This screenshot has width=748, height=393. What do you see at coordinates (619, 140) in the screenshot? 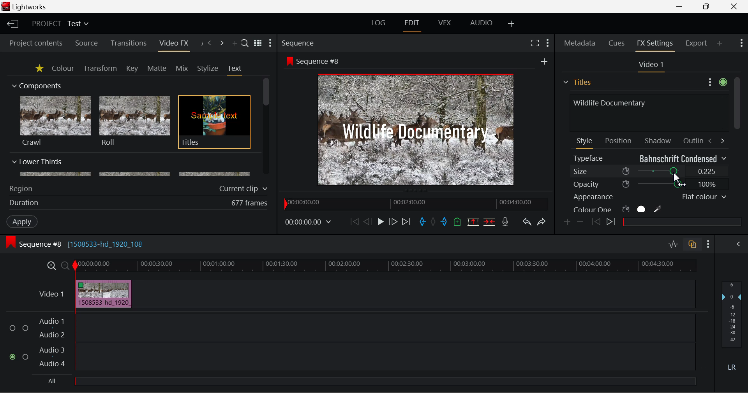
I see `Position` at bounding box center [619, 140].